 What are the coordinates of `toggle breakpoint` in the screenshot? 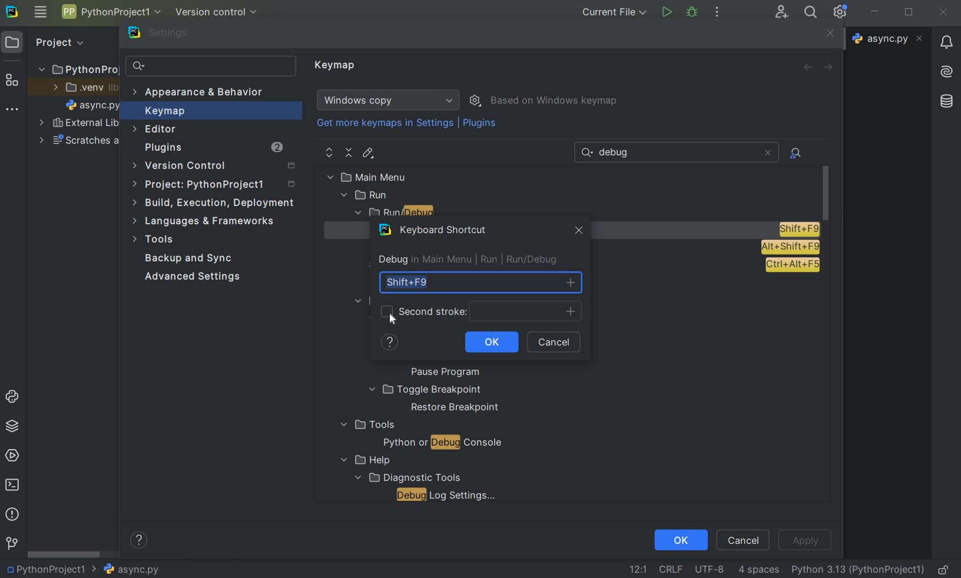 It's located at (425, 390).